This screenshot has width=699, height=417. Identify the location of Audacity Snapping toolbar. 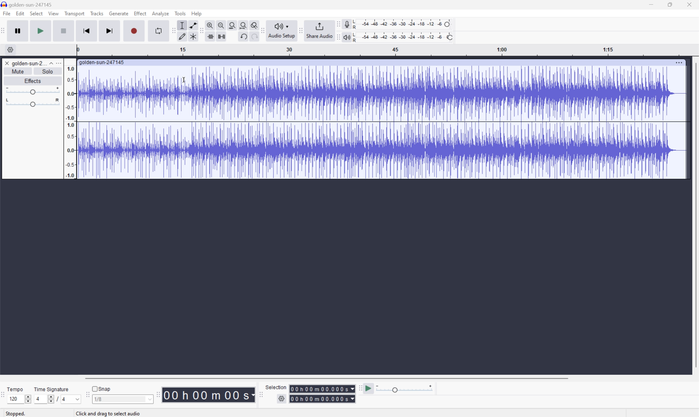
(86, 396).